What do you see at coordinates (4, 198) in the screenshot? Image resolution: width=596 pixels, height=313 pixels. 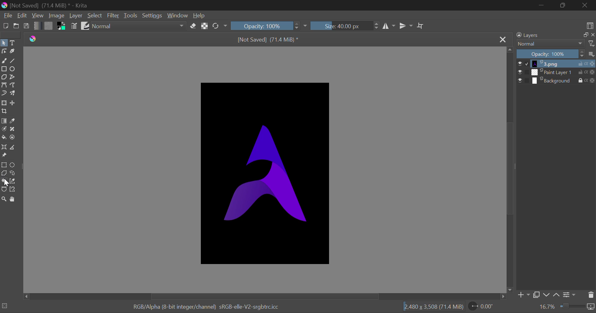 I see `Zoom` at bounding box center [4, 198].